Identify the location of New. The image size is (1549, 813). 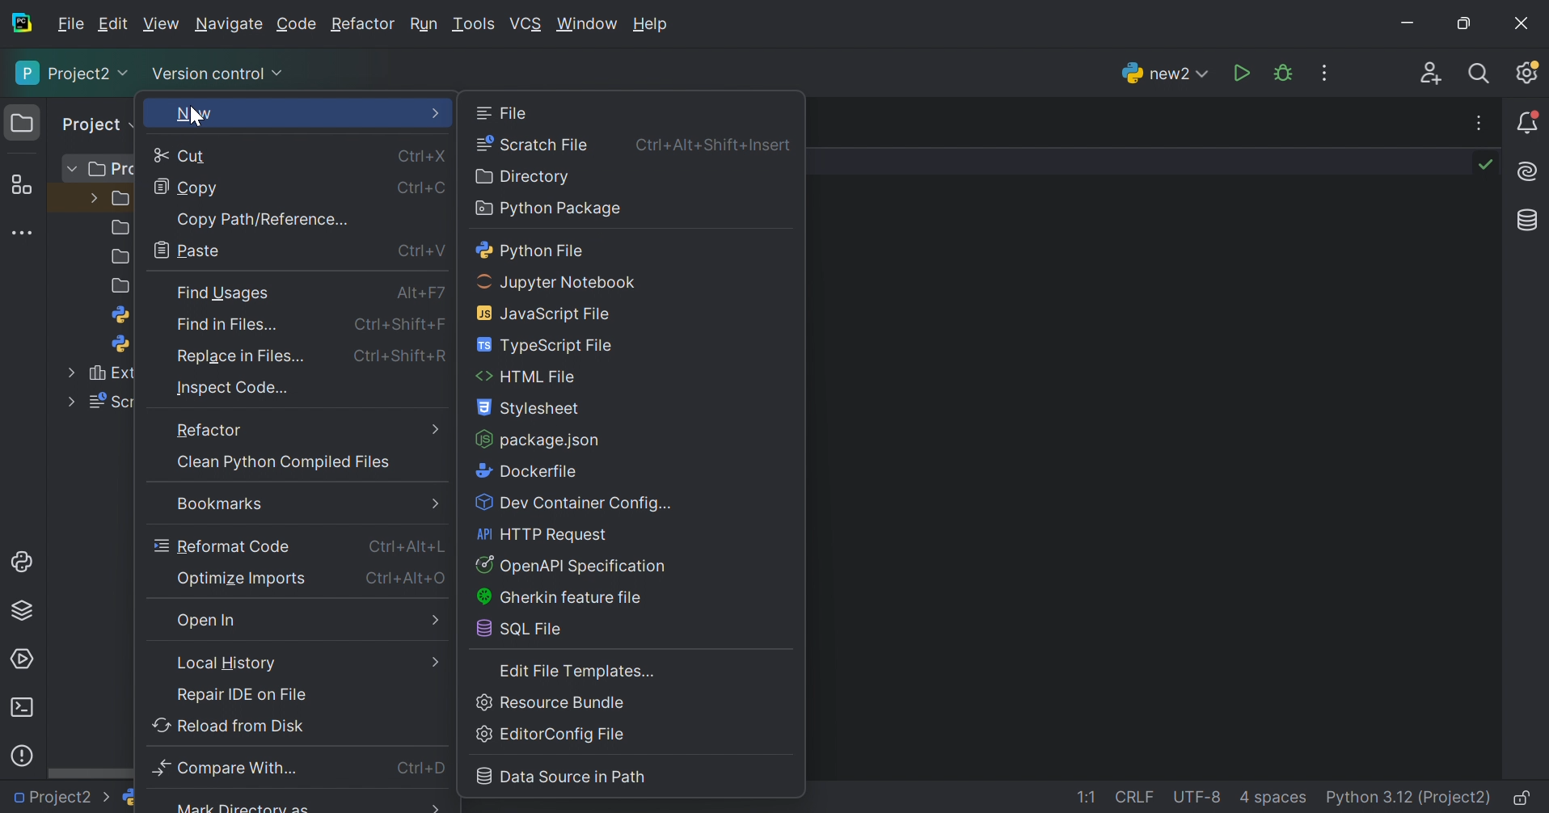
(194, 116).